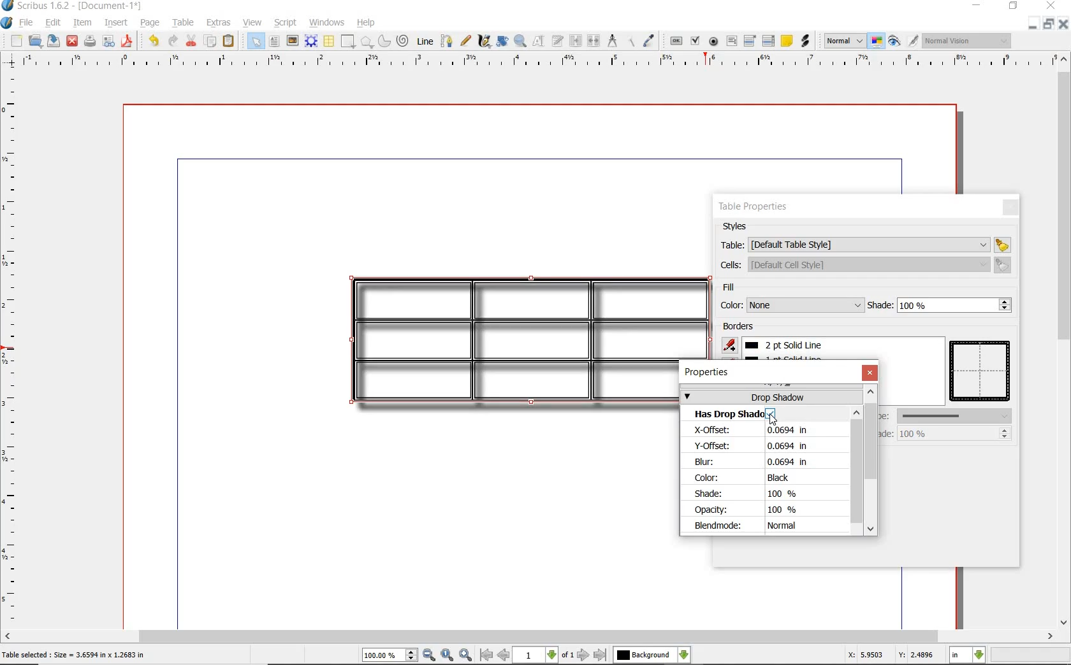 This screenshot has height=665, width=1071. Describe the element at coordinates (601, 654) in the screenshot. I see `go to last page` at that location.